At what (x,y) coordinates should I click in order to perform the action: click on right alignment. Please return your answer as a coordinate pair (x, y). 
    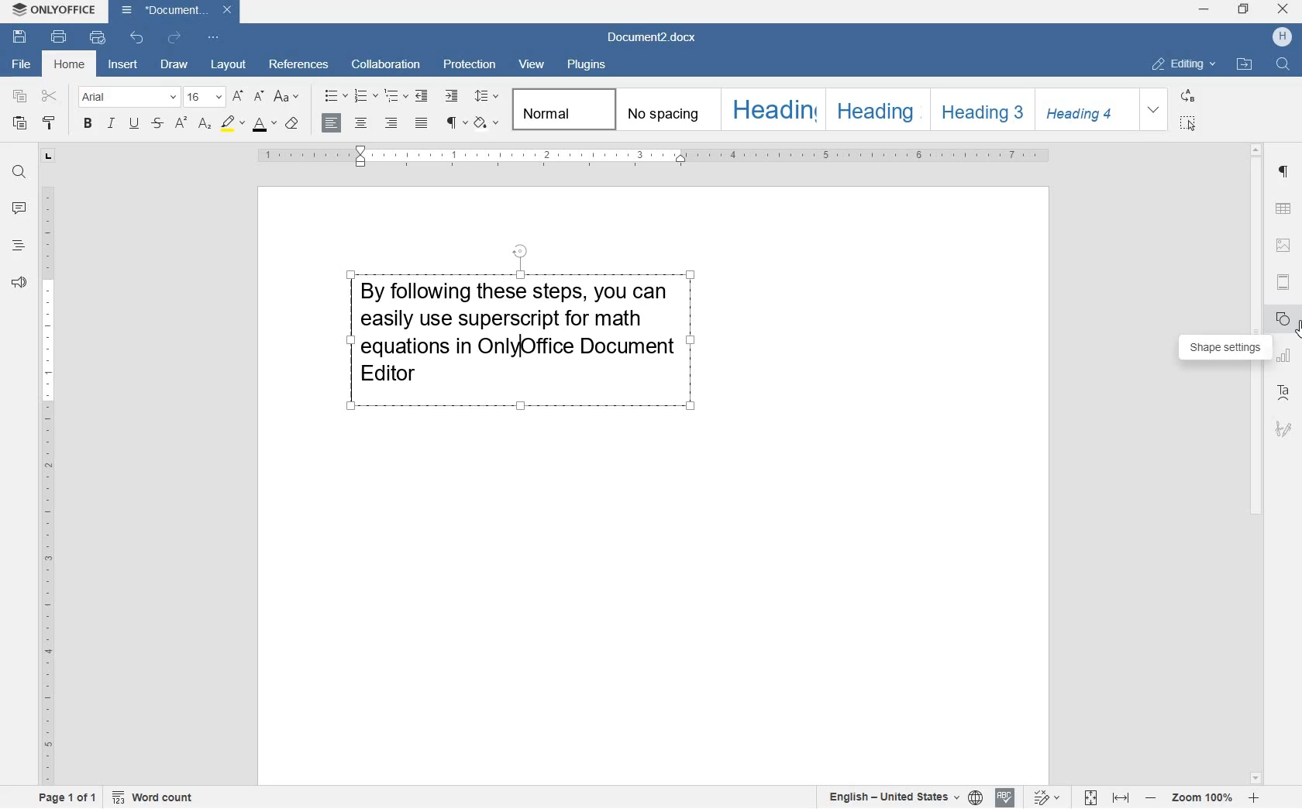
    Looking at the image, I should click on (391, 124).